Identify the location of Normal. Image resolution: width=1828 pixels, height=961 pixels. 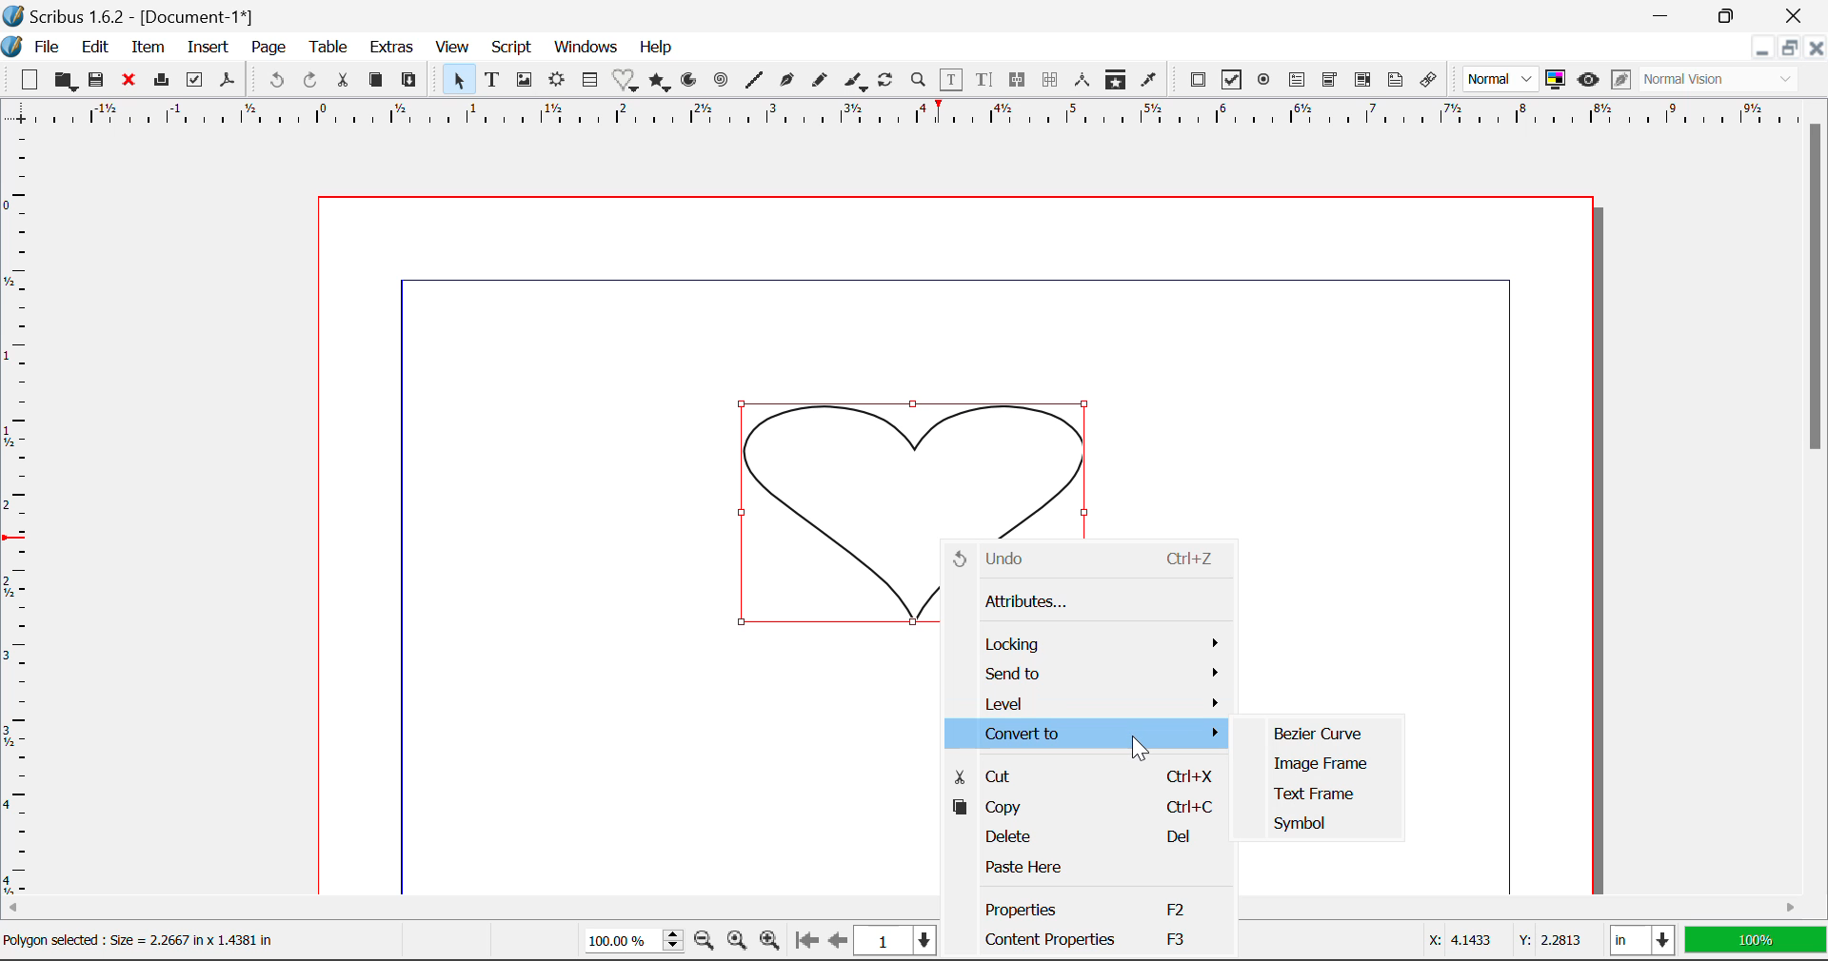
(1502, 78).